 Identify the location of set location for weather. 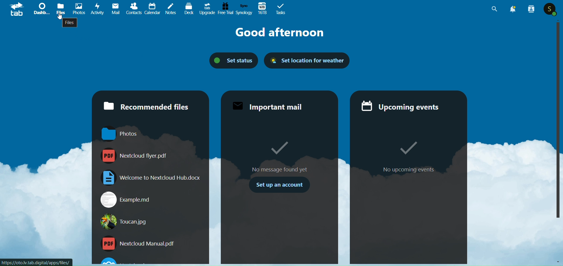
(310, 60).